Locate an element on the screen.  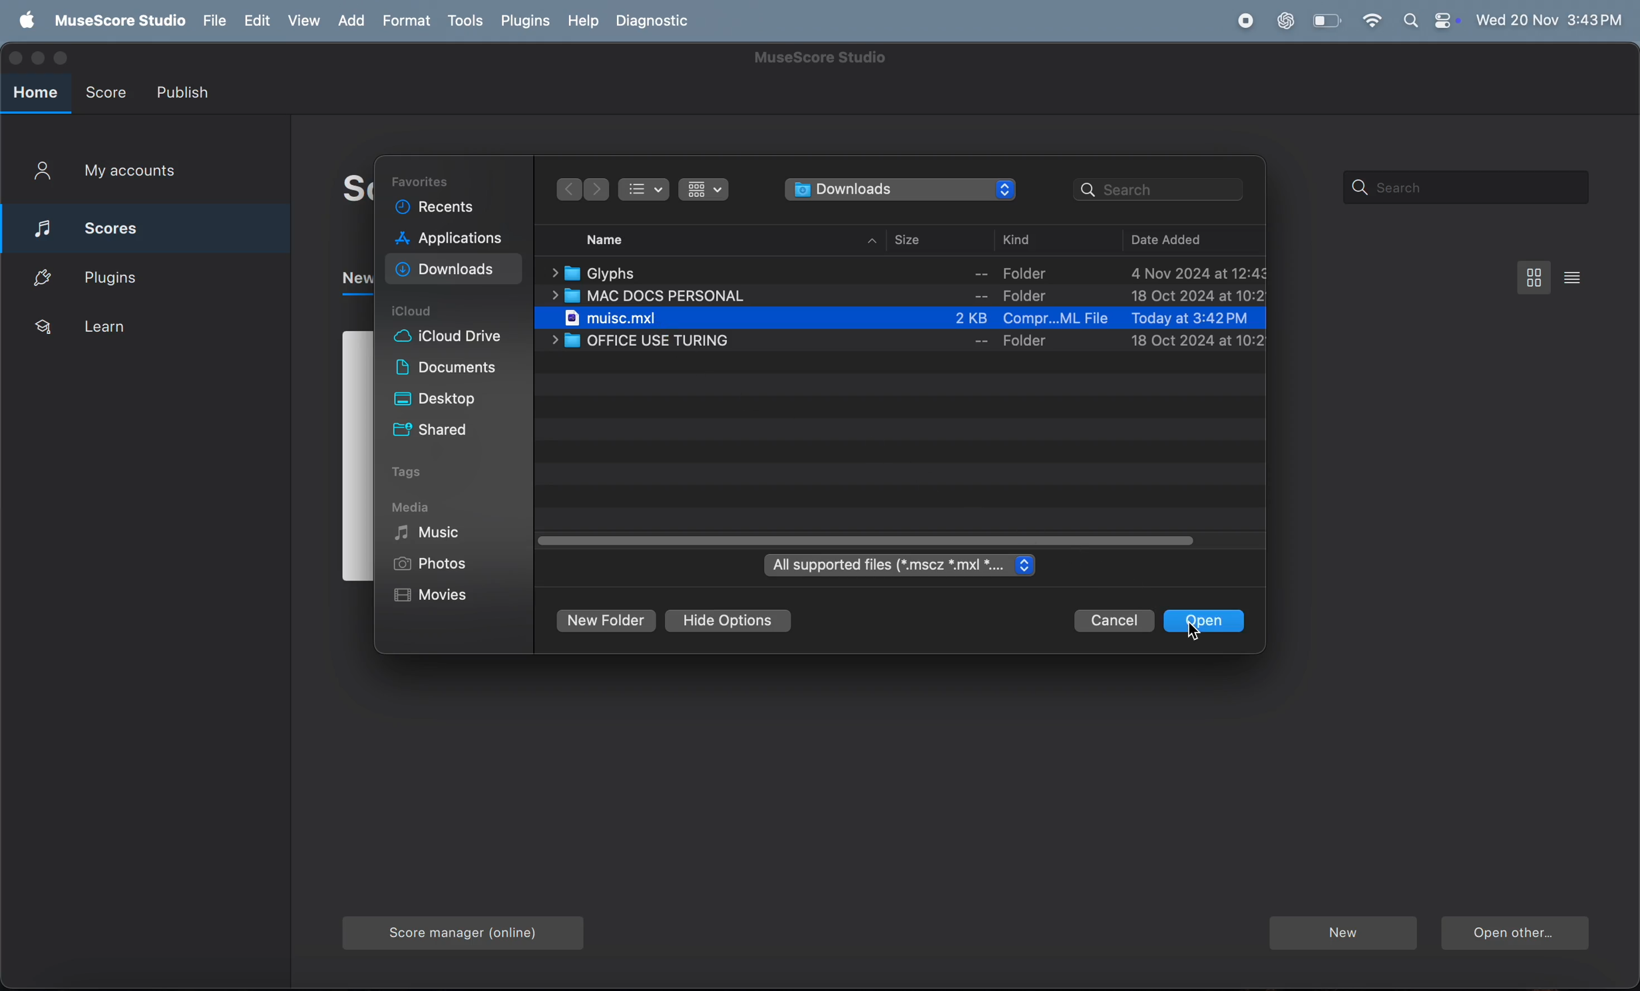
forward is located at coordinates (566, 189).